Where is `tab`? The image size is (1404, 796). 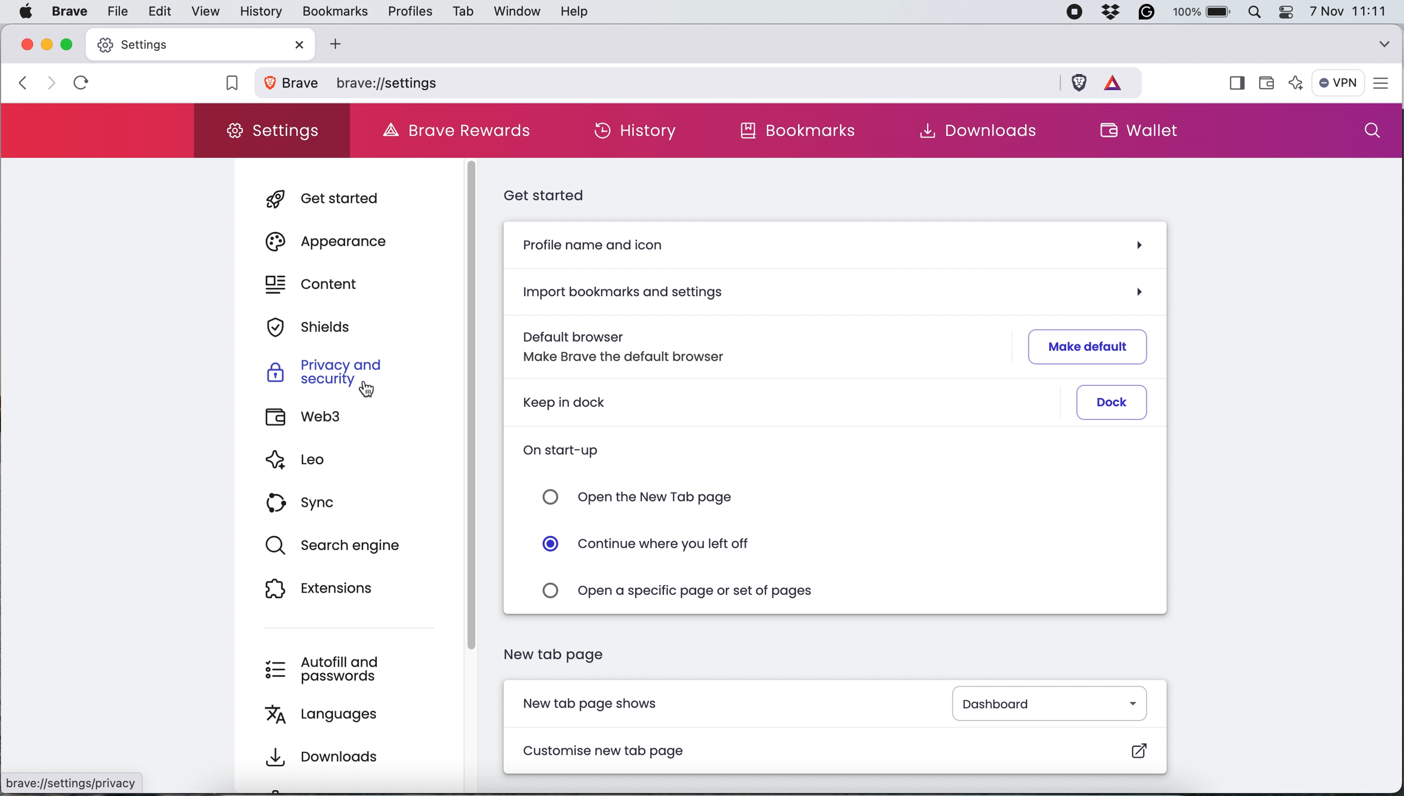
tab is located at coordinates (461, 13).